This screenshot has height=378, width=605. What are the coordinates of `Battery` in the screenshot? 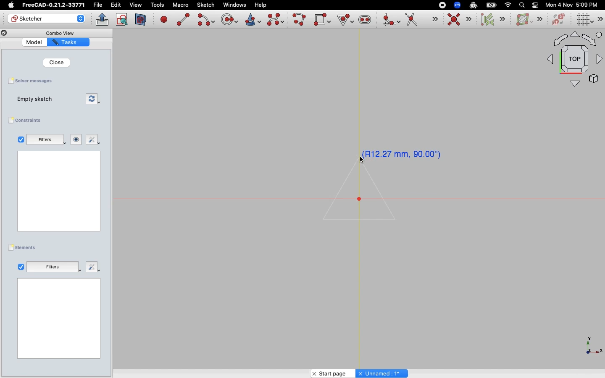 It's located at (492, 5).